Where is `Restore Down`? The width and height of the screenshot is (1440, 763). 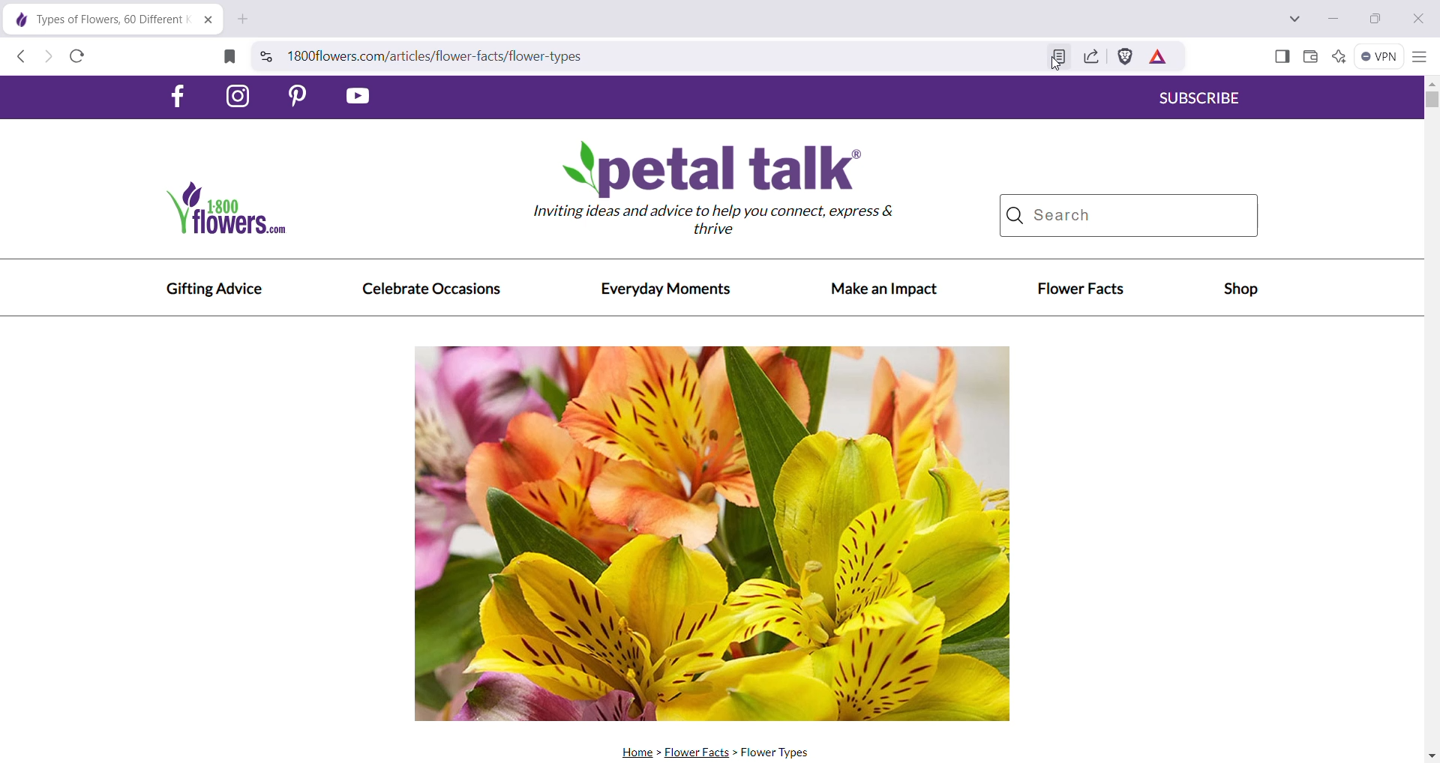 Restore Down is located at coordinates (1377, 19).